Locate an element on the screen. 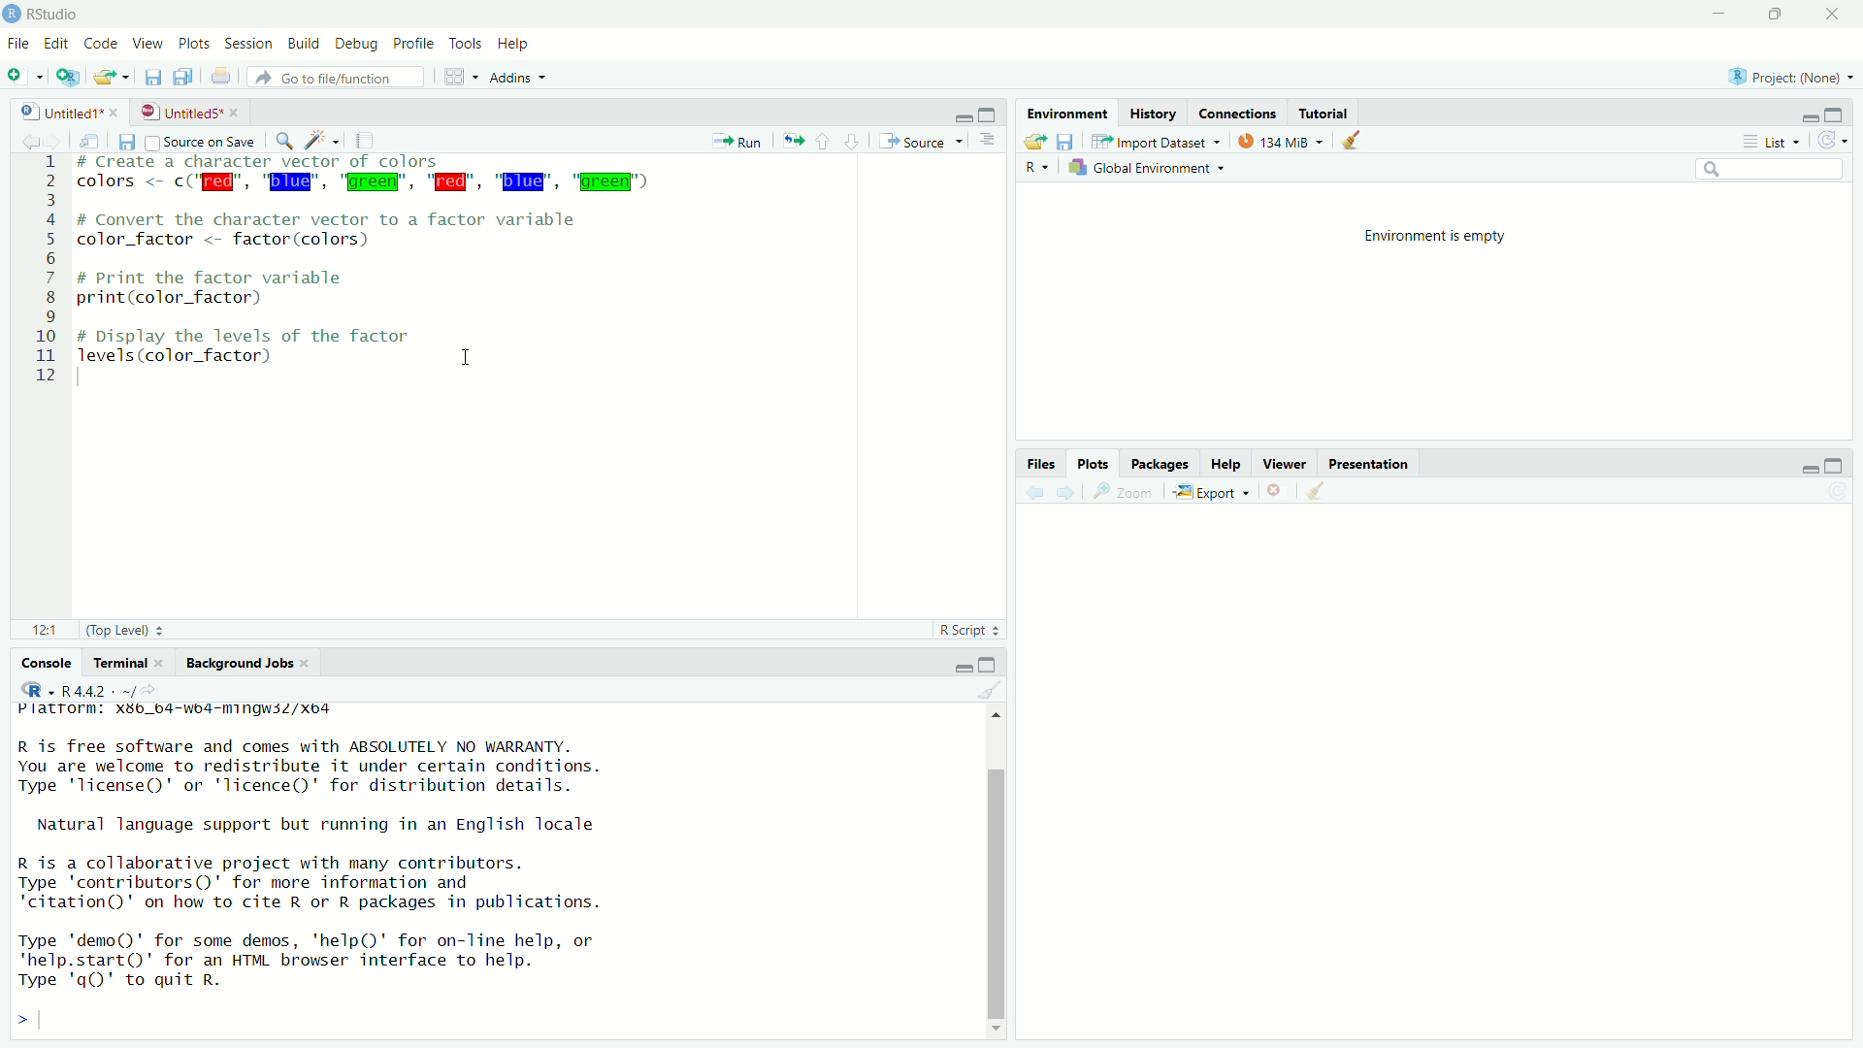 This screenshot has width=1863, height=1048. search field is located at coordinates (1775, 172).